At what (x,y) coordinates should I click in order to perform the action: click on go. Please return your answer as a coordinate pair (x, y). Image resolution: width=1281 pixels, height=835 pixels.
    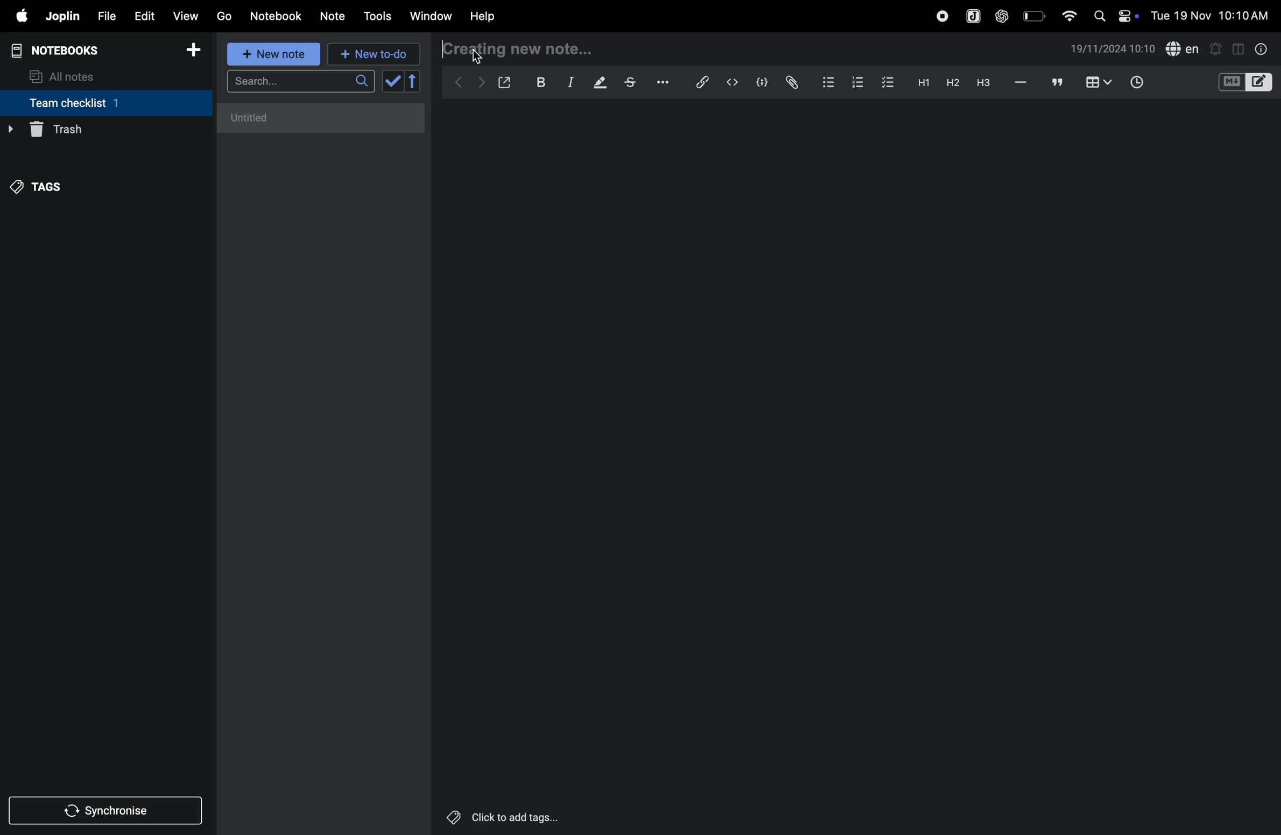
    Looking at the image, I should click on (224, 17).